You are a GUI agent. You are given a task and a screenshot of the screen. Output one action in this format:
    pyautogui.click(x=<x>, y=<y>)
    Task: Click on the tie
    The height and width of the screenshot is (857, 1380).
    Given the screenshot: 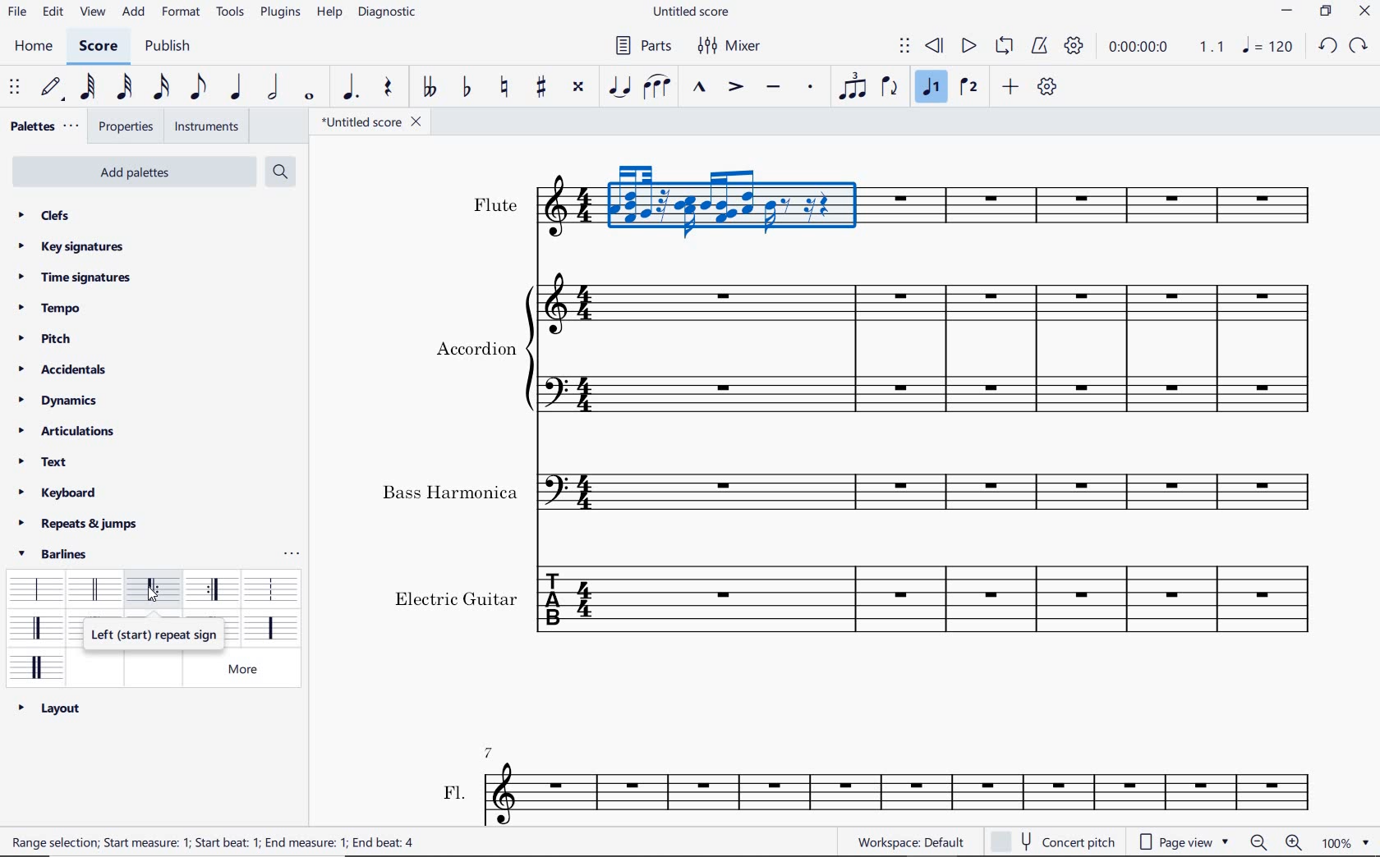 What is the action you would take?
    pyautogui.click(x=619, y=85)
    